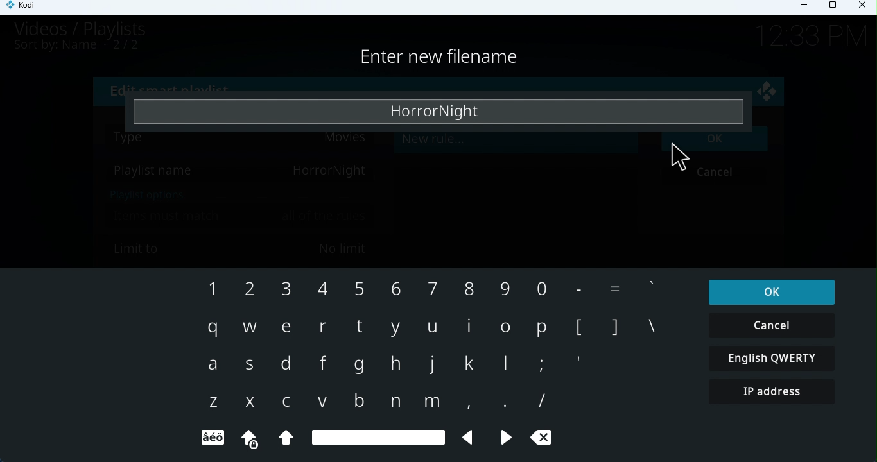 This screenshot has width=877, height=462. What do you see at coordinates (440, 112) in the screenshot?
I see `Enter playlist name` at bounding box center [440, 112].